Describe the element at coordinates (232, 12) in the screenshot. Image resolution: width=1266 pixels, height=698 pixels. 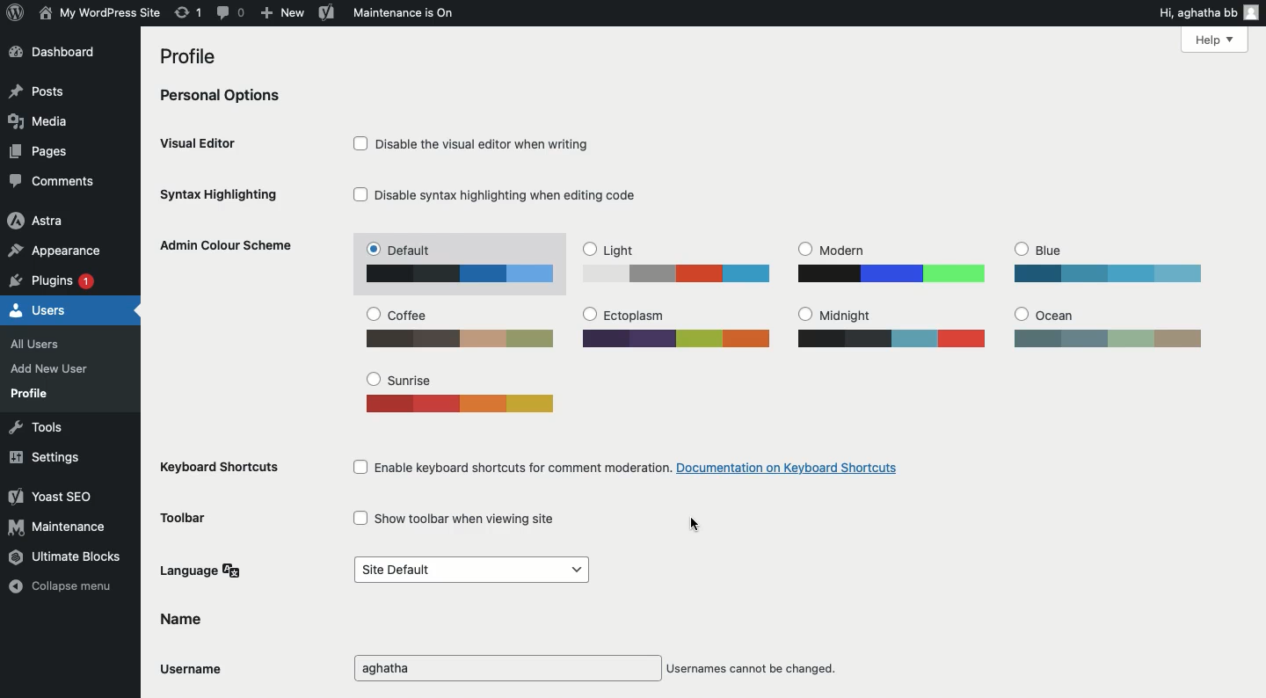
I see `Comment` at that location.